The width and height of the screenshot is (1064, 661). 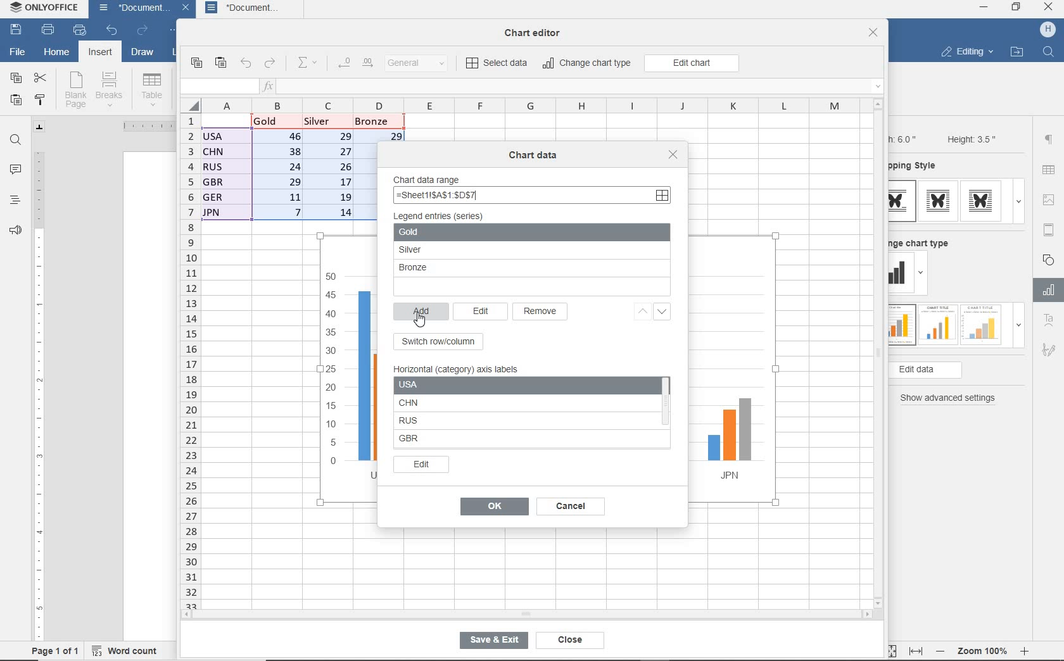 I want to click on type 1, so click(x=903, y=201).